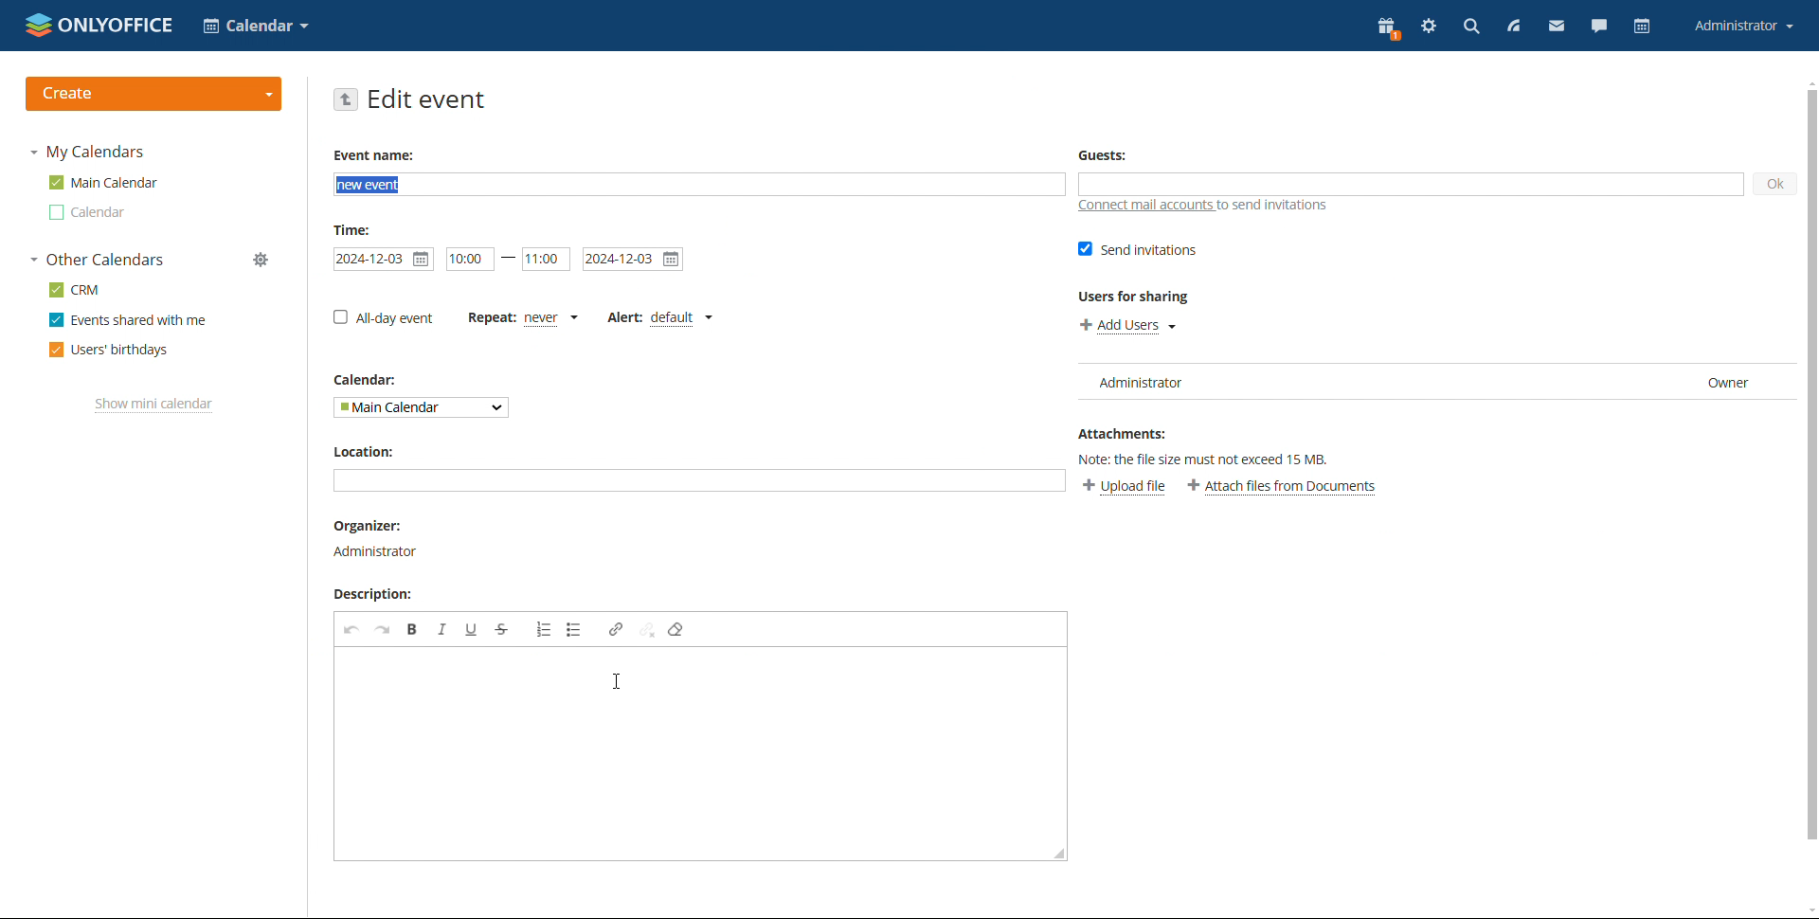 Image resolution: width=1819 pixels, height=919 pixels. What do you see at coordinates (1205, 207) in the screenshot?
I see `connect mail accounts to send invitations` at bounding box center [1205, 207].